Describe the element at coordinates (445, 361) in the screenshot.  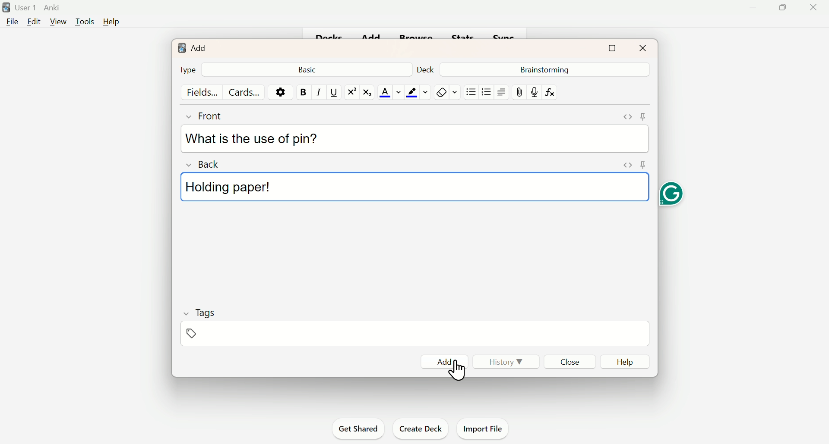
I see `Add` at that location.